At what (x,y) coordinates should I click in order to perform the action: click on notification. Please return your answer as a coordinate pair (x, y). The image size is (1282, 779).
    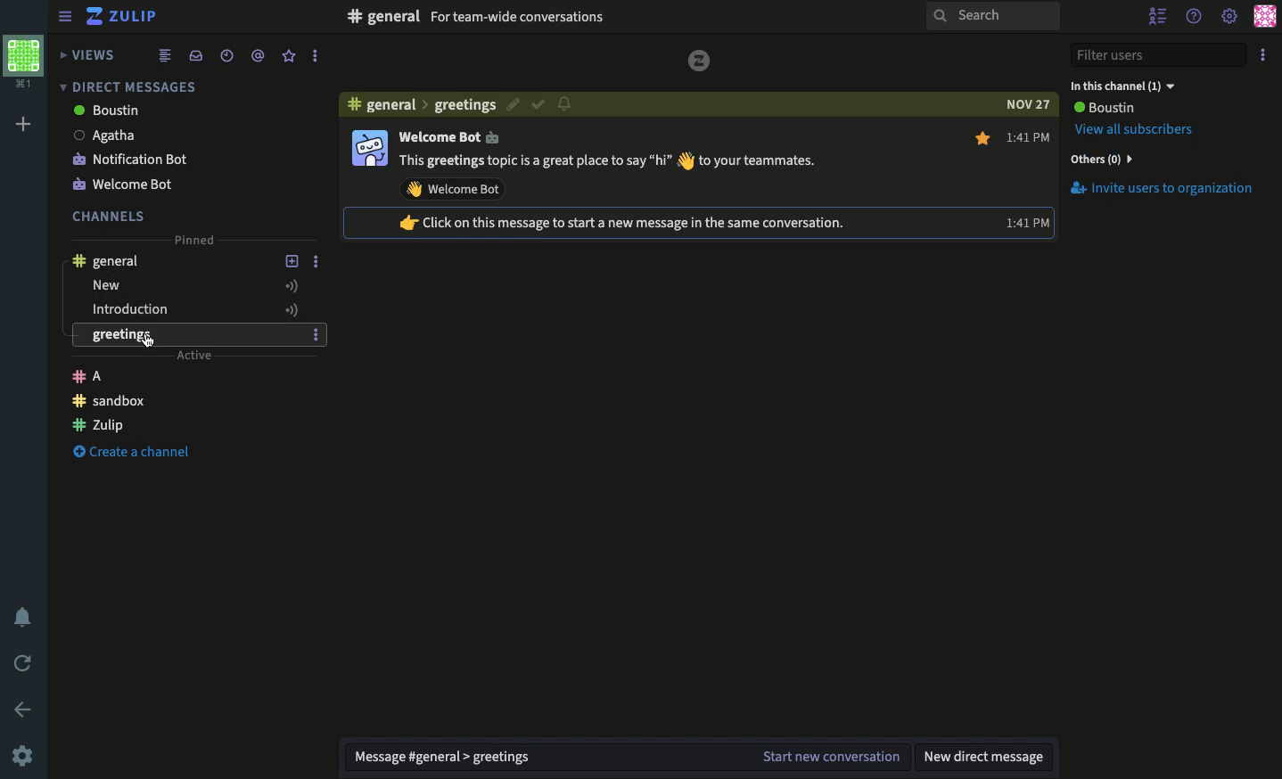
    Looking at the image, I should click on (566, 102).